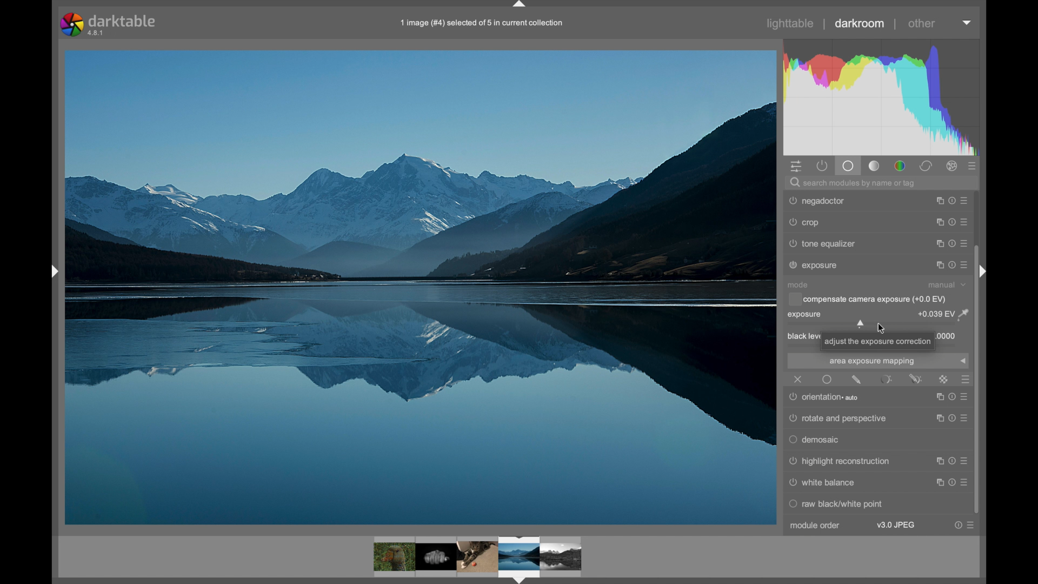  Describe the element at coordinates (953, 166) in the screenshot. I see `effect` at that location.